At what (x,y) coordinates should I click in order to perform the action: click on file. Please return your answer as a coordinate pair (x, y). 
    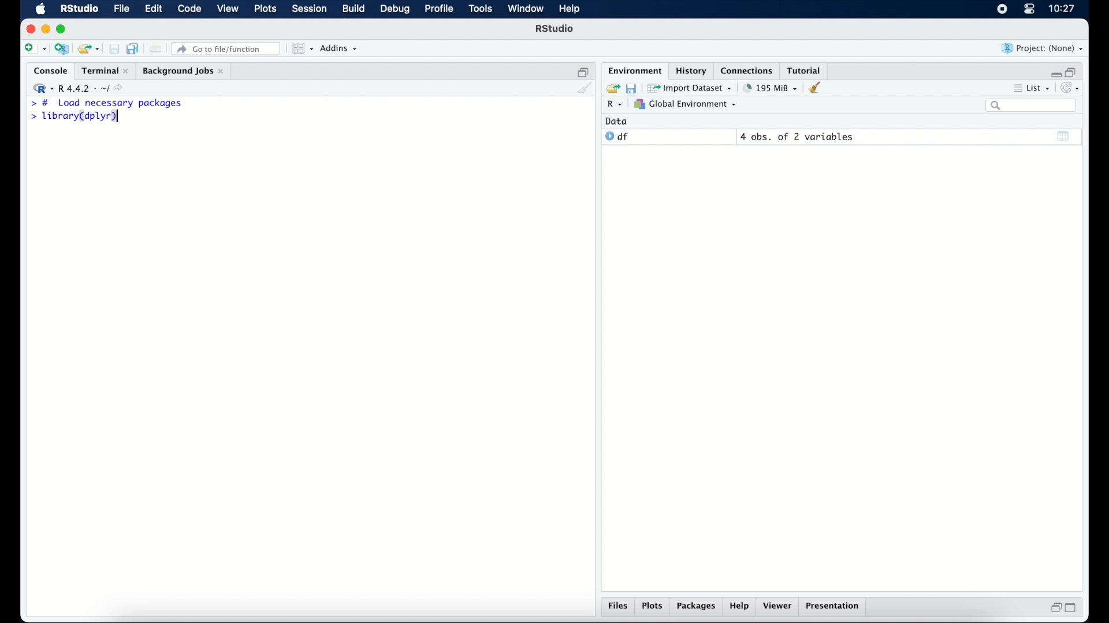
    Looking at the image, I should click on (120, 9).